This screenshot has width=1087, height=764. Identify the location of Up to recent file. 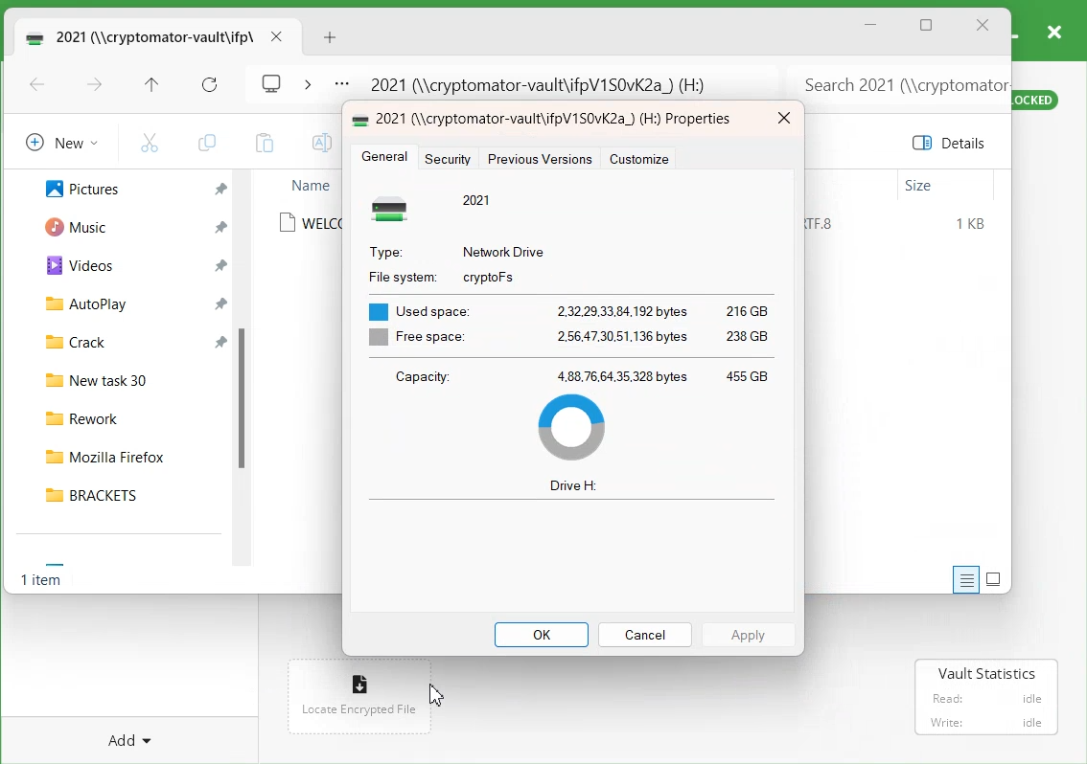
(151, 86).